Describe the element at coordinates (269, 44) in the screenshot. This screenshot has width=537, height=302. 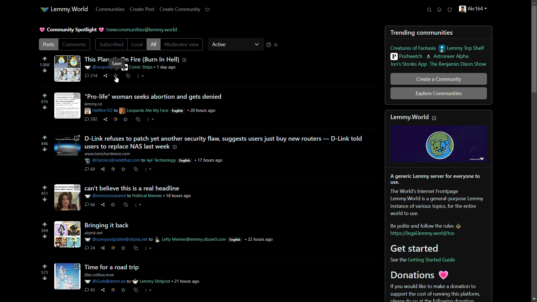
I see `sorting help` at that location.